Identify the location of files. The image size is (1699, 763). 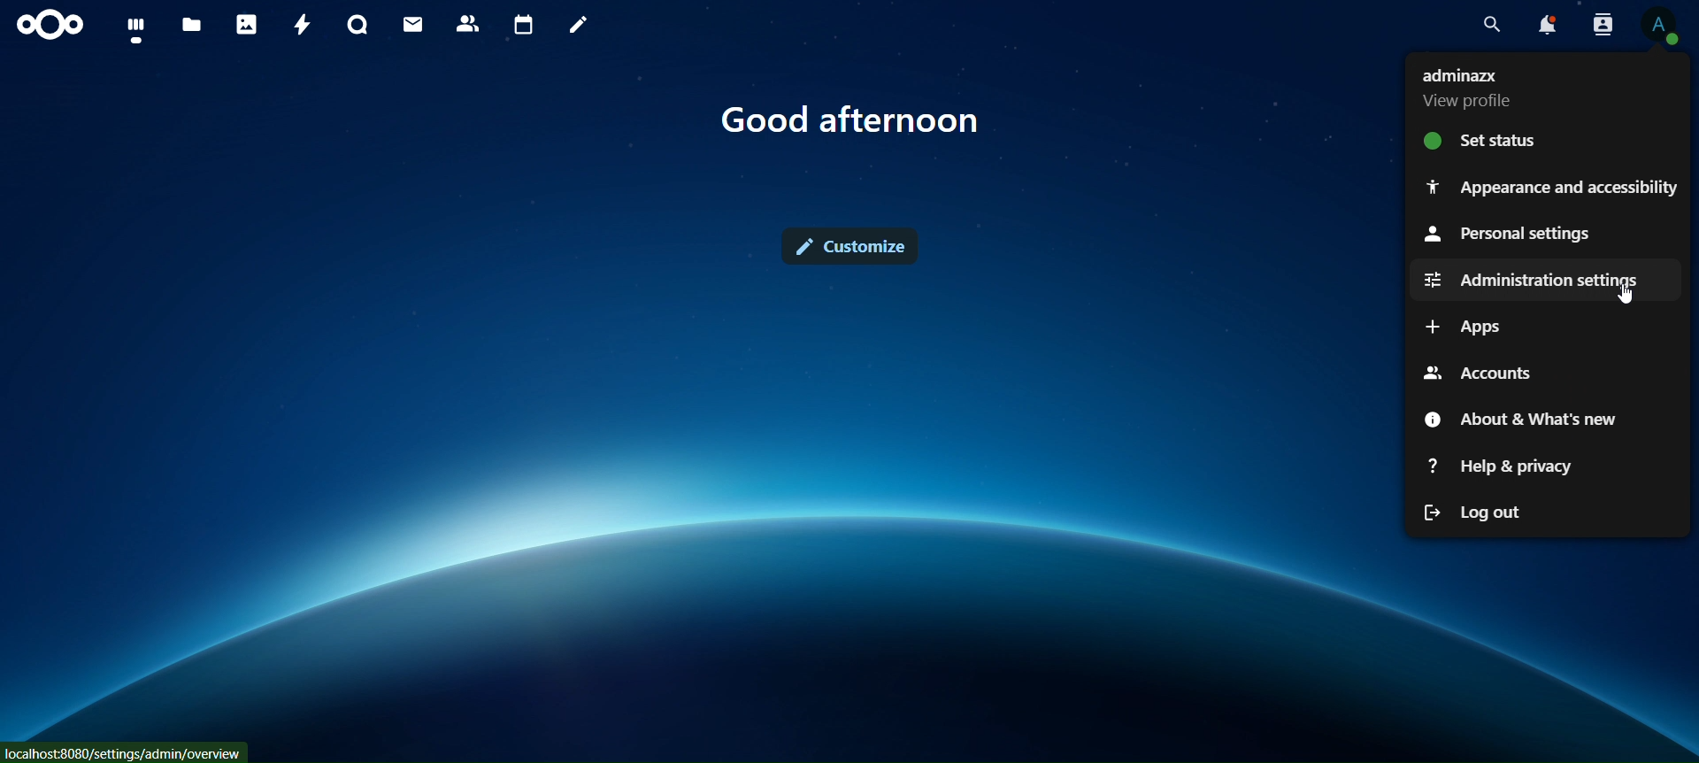
(191, 26).